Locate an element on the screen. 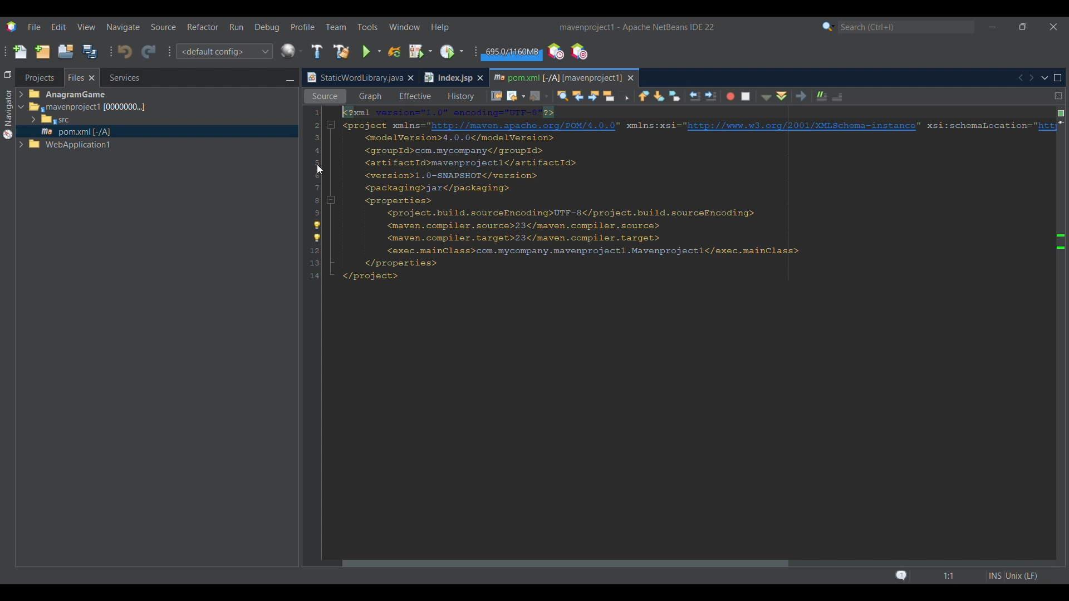  No errors is located at coordinates (1061, 114).